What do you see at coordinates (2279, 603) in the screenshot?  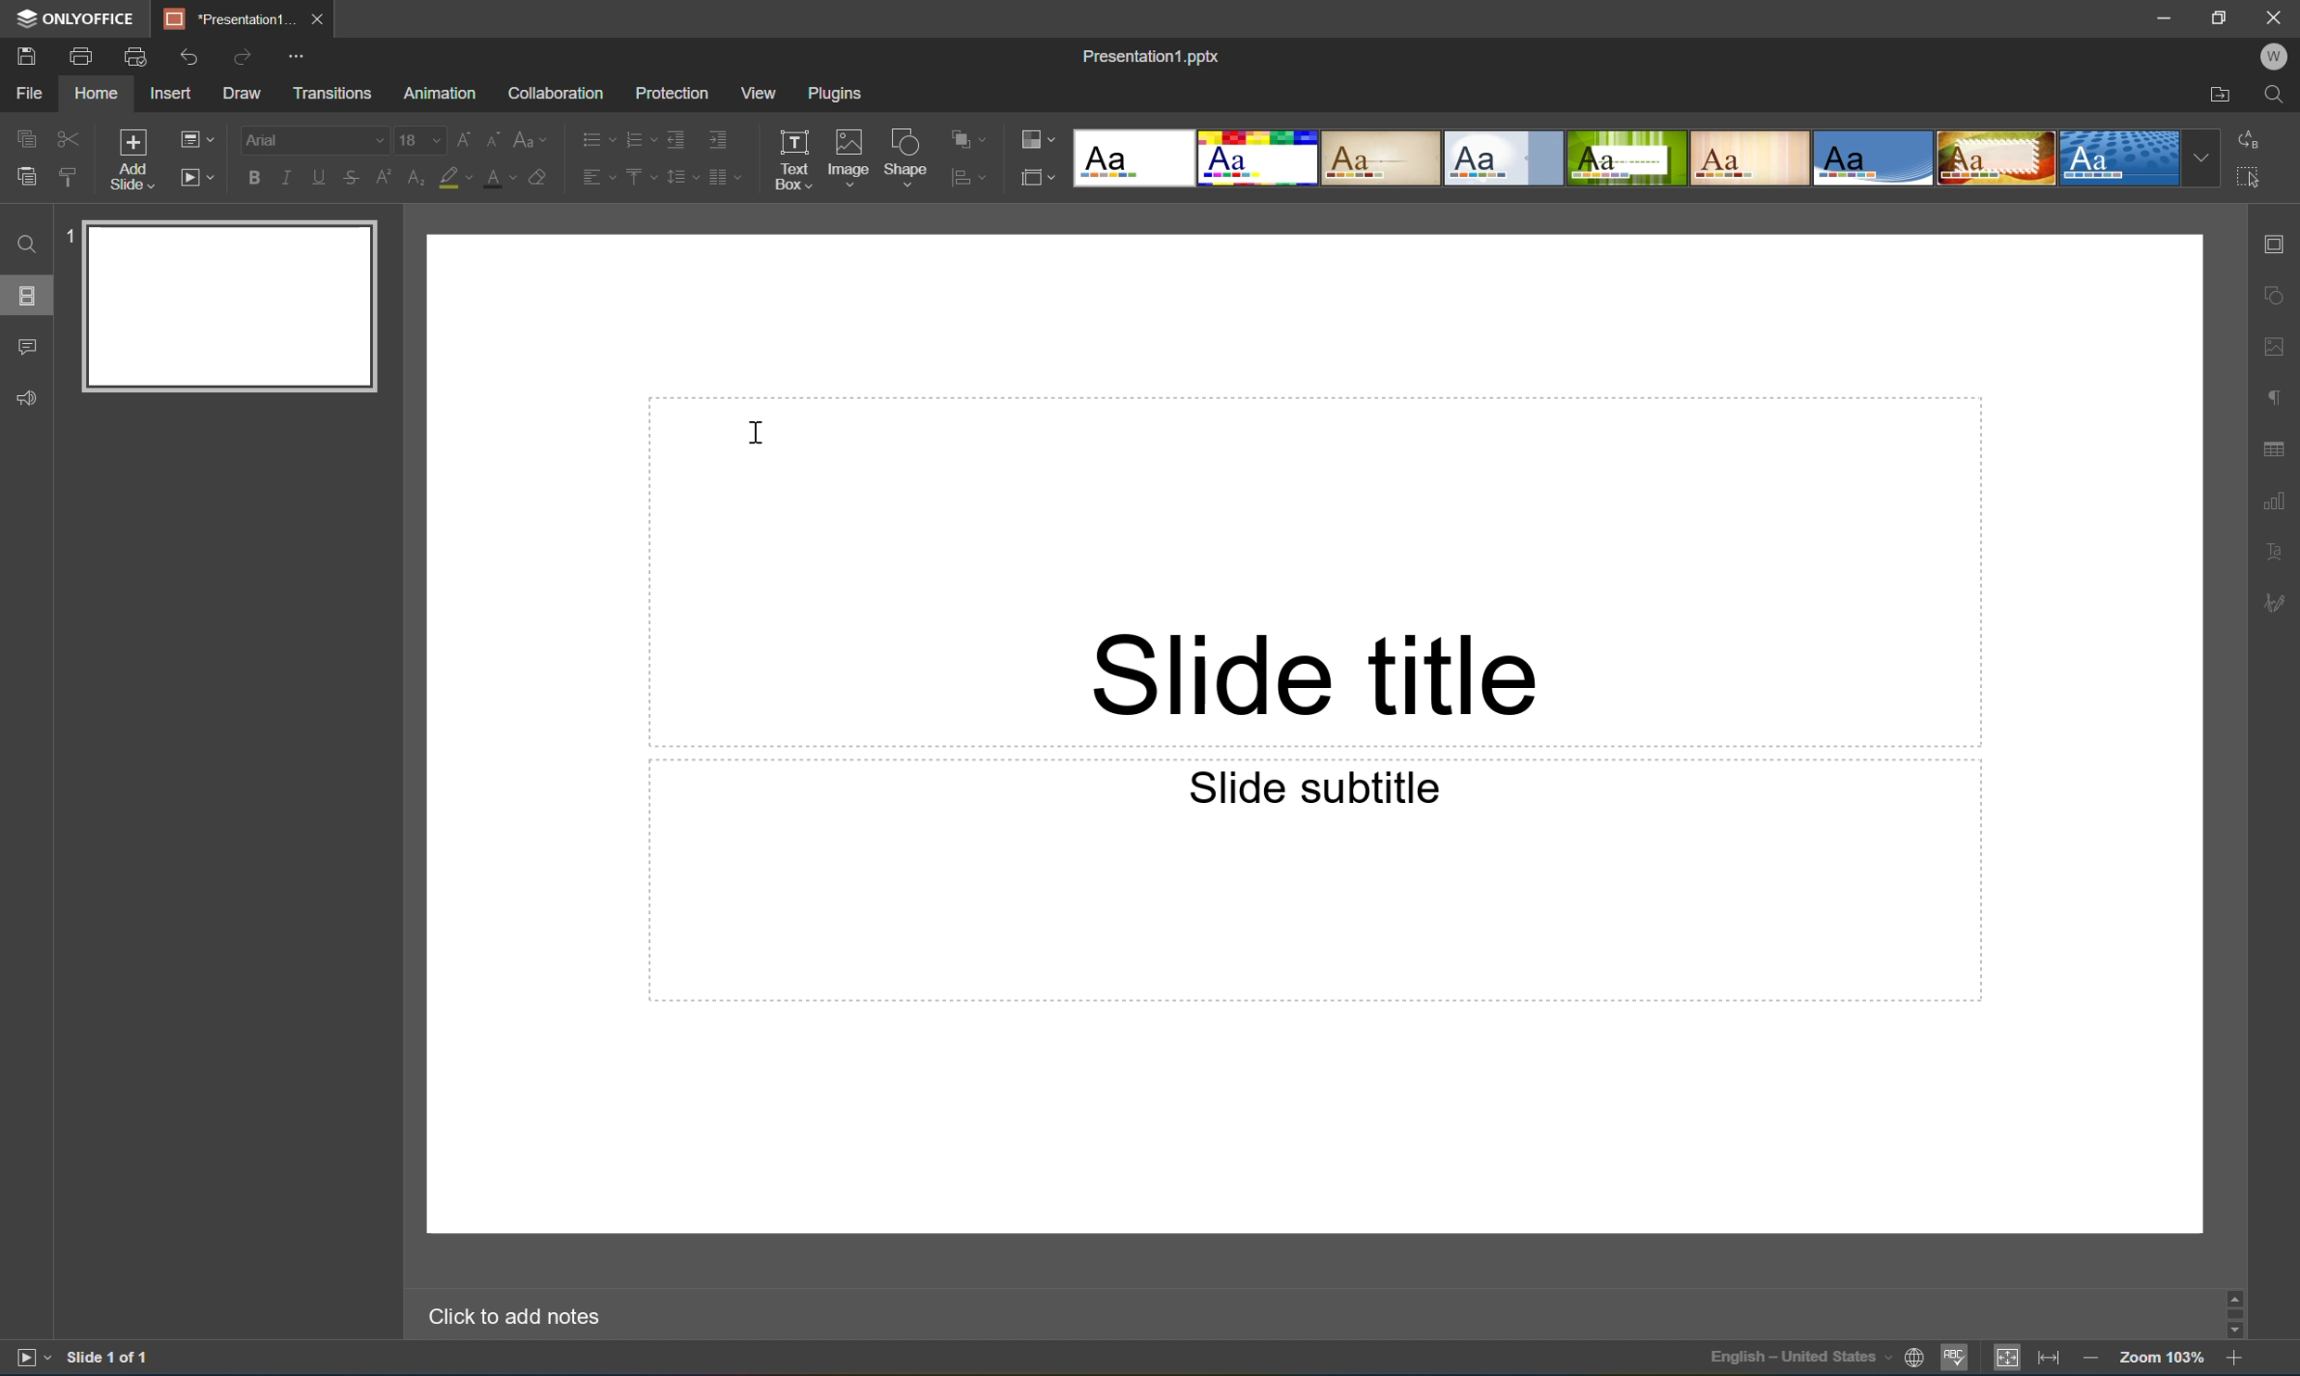 I see `Signature settings` at bounding box center [2279, 603].